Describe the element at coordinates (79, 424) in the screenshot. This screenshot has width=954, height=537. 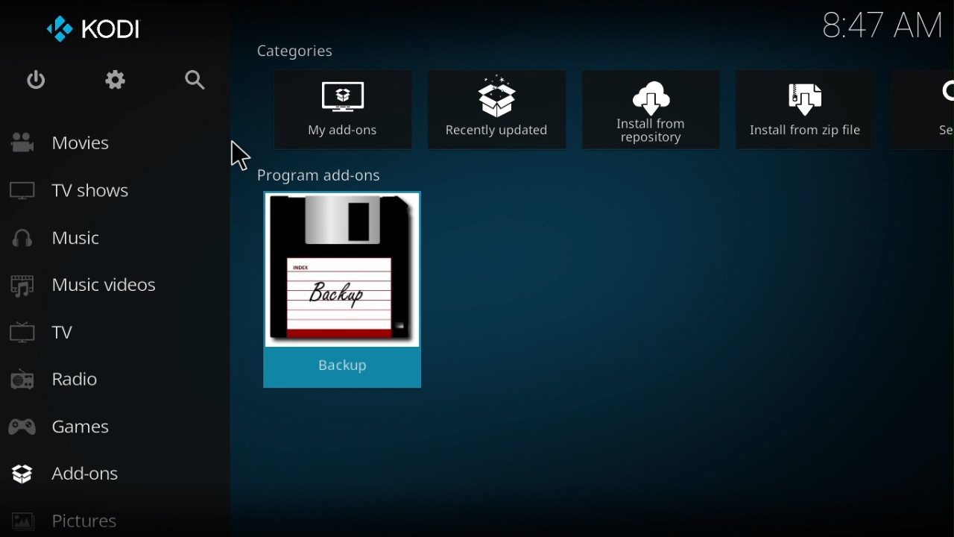
I see `Games` at that location.